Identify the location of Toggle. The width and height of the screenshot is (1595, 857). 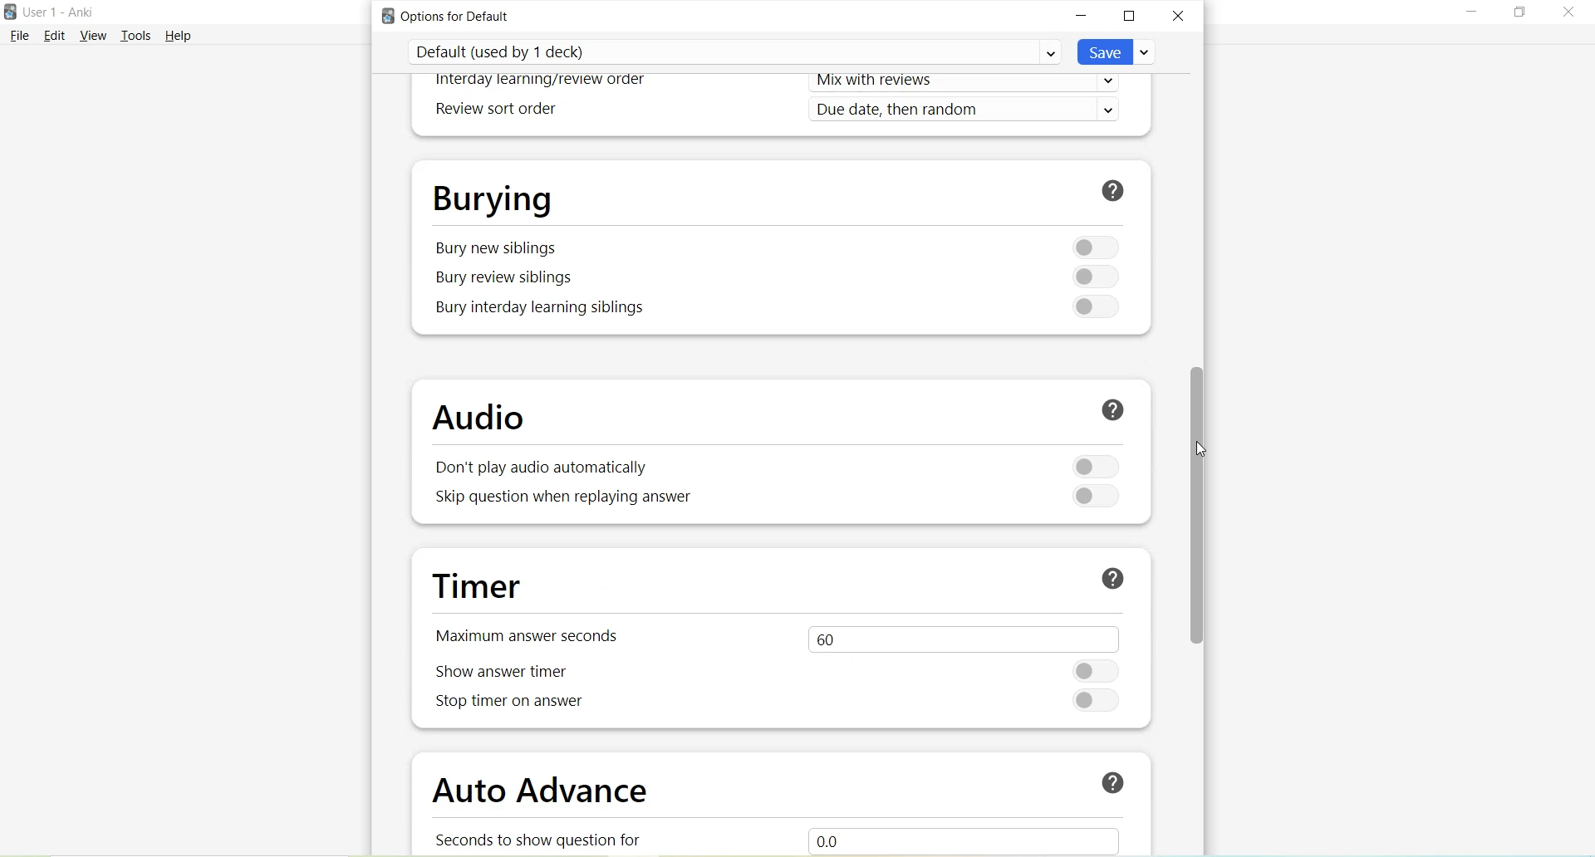
(1096, 466).